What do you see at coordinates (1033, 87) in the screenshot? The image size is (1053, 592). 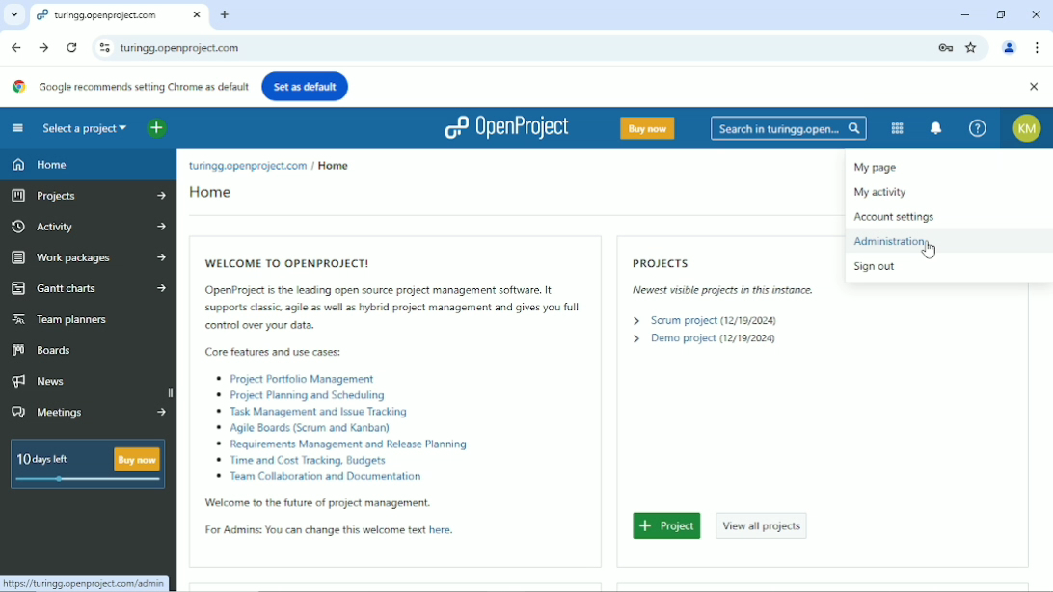 I see `Close` at bounding box center [1033, 87].